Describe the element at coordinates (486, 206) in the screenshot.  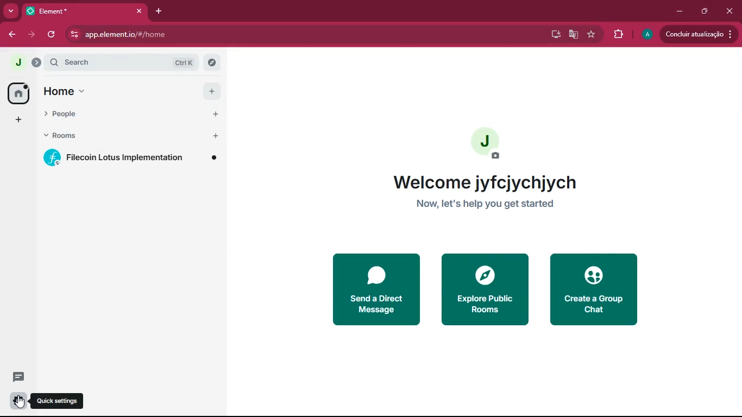
I see `Now, let's help you get started` at that location.